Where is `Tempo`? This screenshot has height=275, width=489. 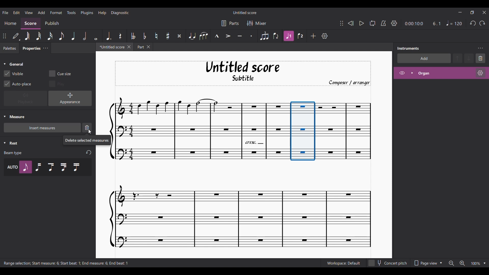
Tempo is located at coordinates (454, 23).